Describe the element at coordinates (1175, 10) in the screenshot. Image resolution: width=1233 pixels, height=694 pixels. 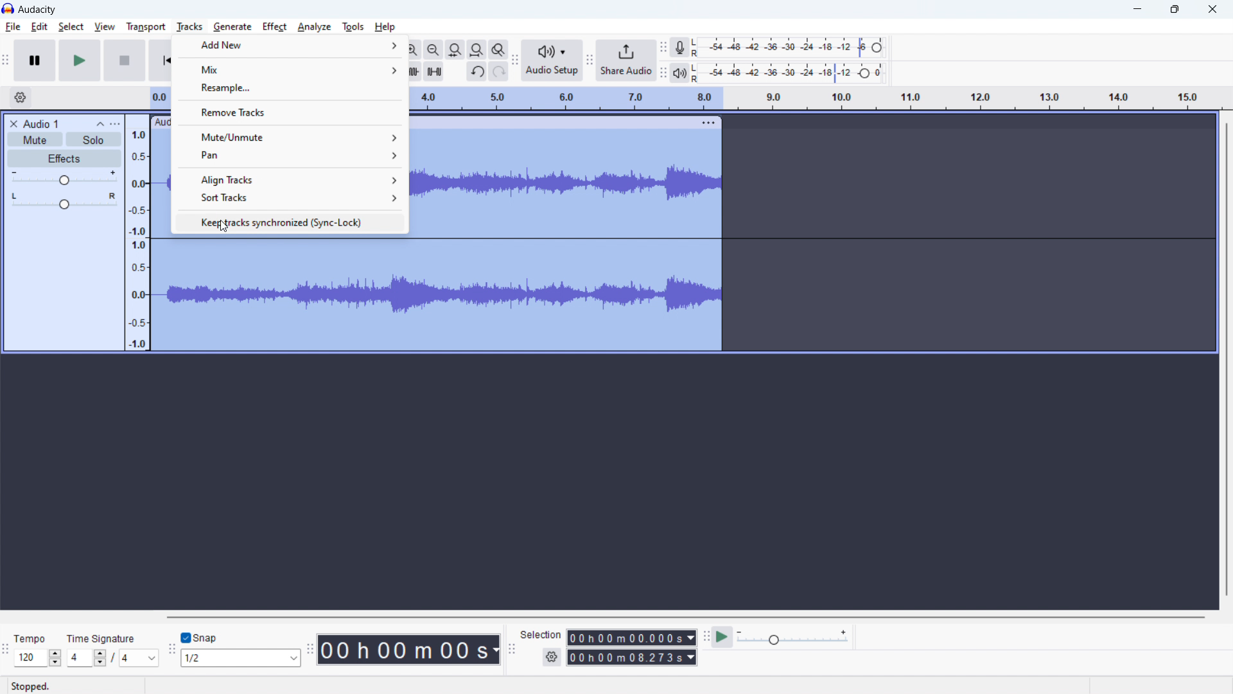
I see `maximize` at that location.